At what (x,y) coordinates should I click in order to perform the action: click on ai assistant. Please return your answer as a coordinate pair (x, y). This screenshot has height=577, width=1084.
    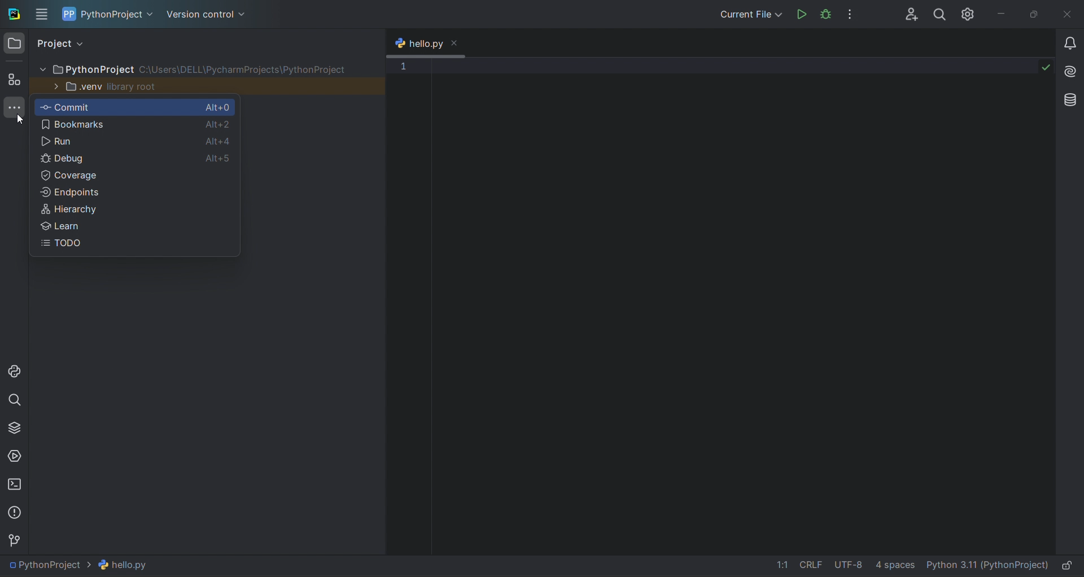
    Looking at the image, I should click on (1072, 74).